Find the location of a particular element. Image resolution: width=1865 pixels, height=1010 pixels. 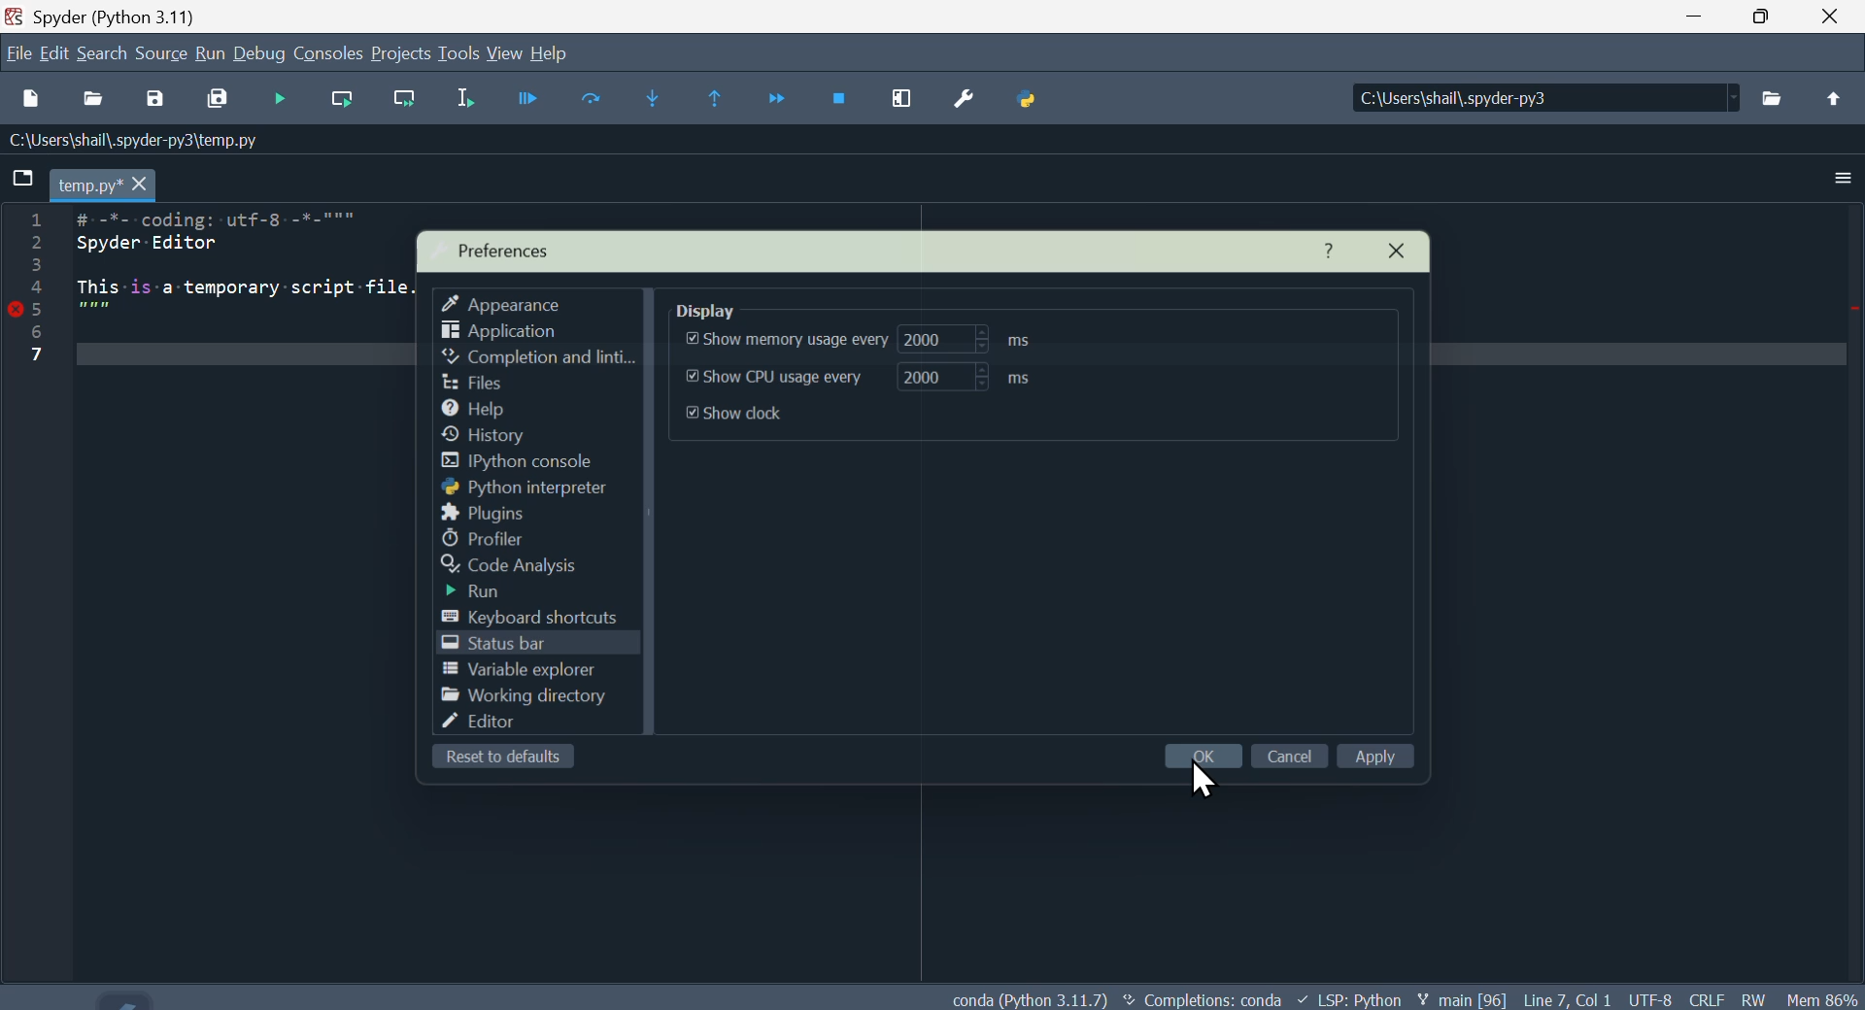

Apply is located at coordinates (1389, 760).